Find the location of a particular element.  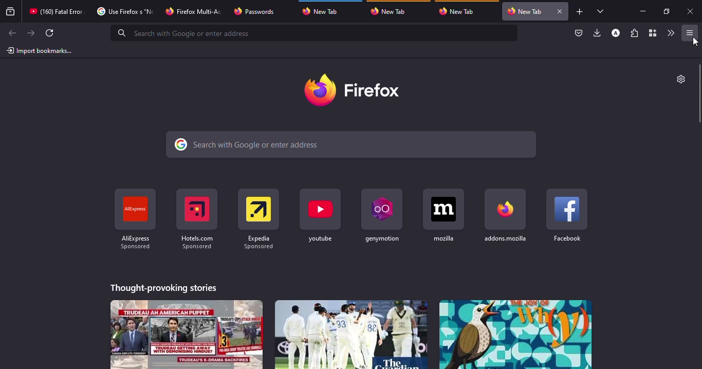

stories is located at coordinates (164, 286).